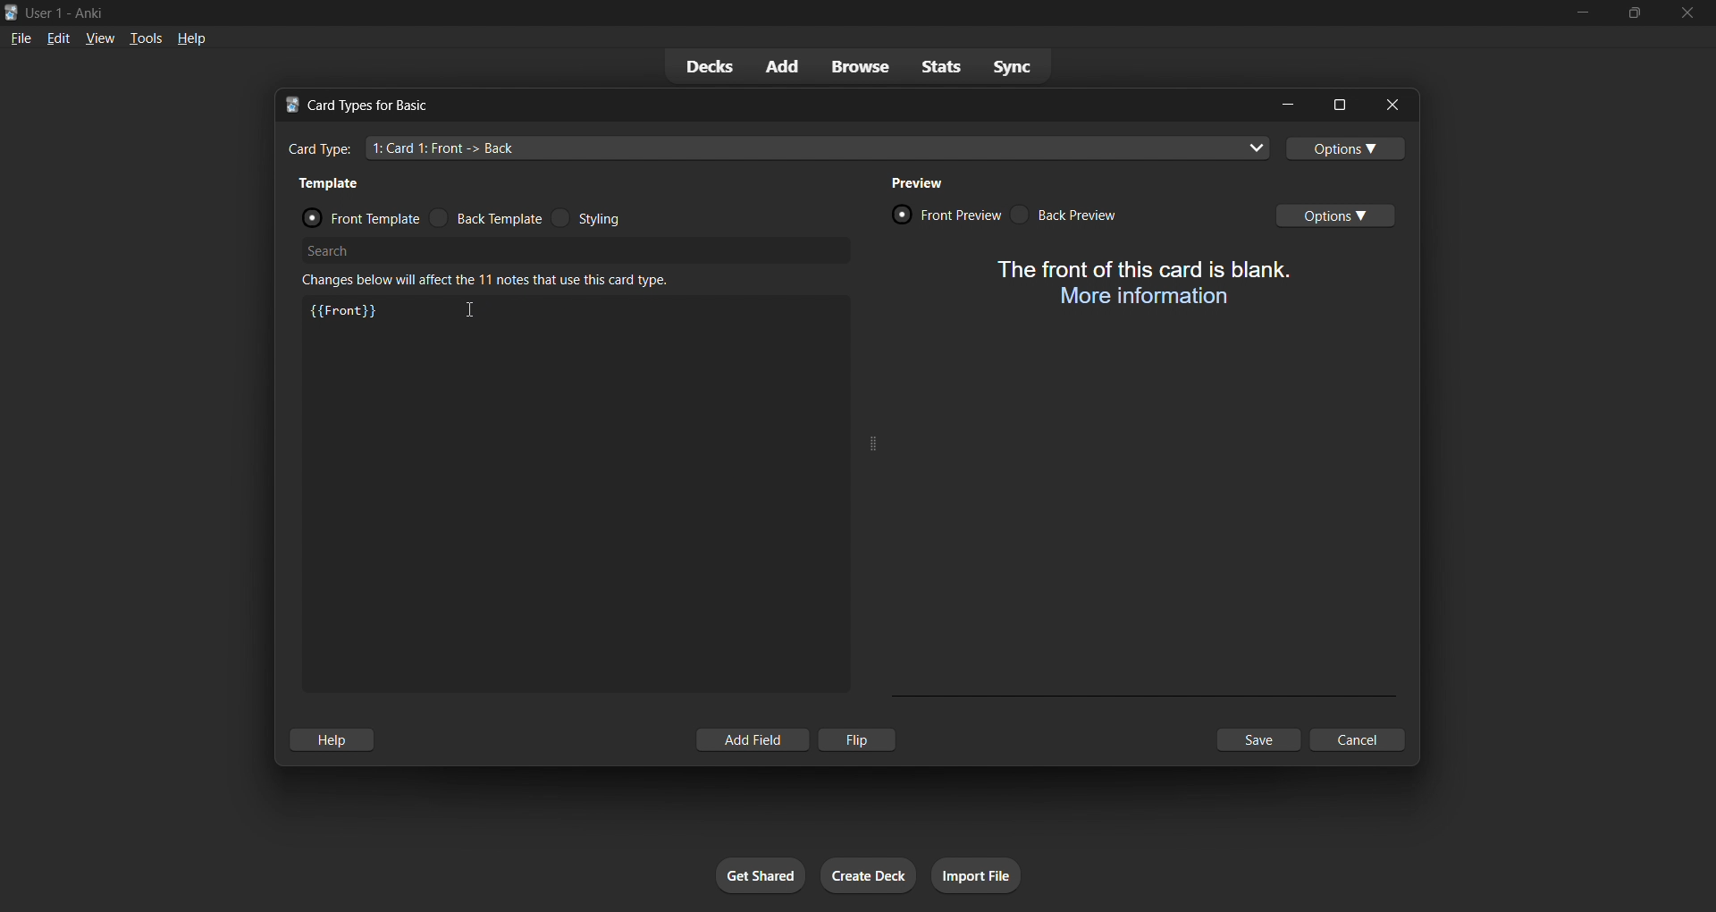 The image size is (1716, 912). What do you see at coordinates (194, 39) in the screenshot?
I see `help` at bounding box center [194, 39].